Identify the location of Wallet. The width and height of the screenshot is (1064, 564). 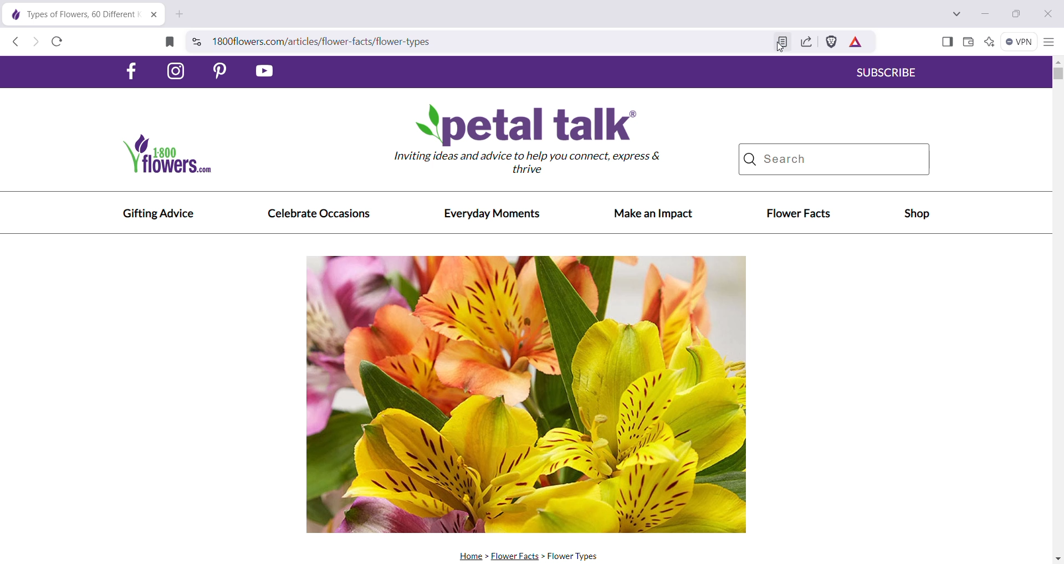
(968, 42).